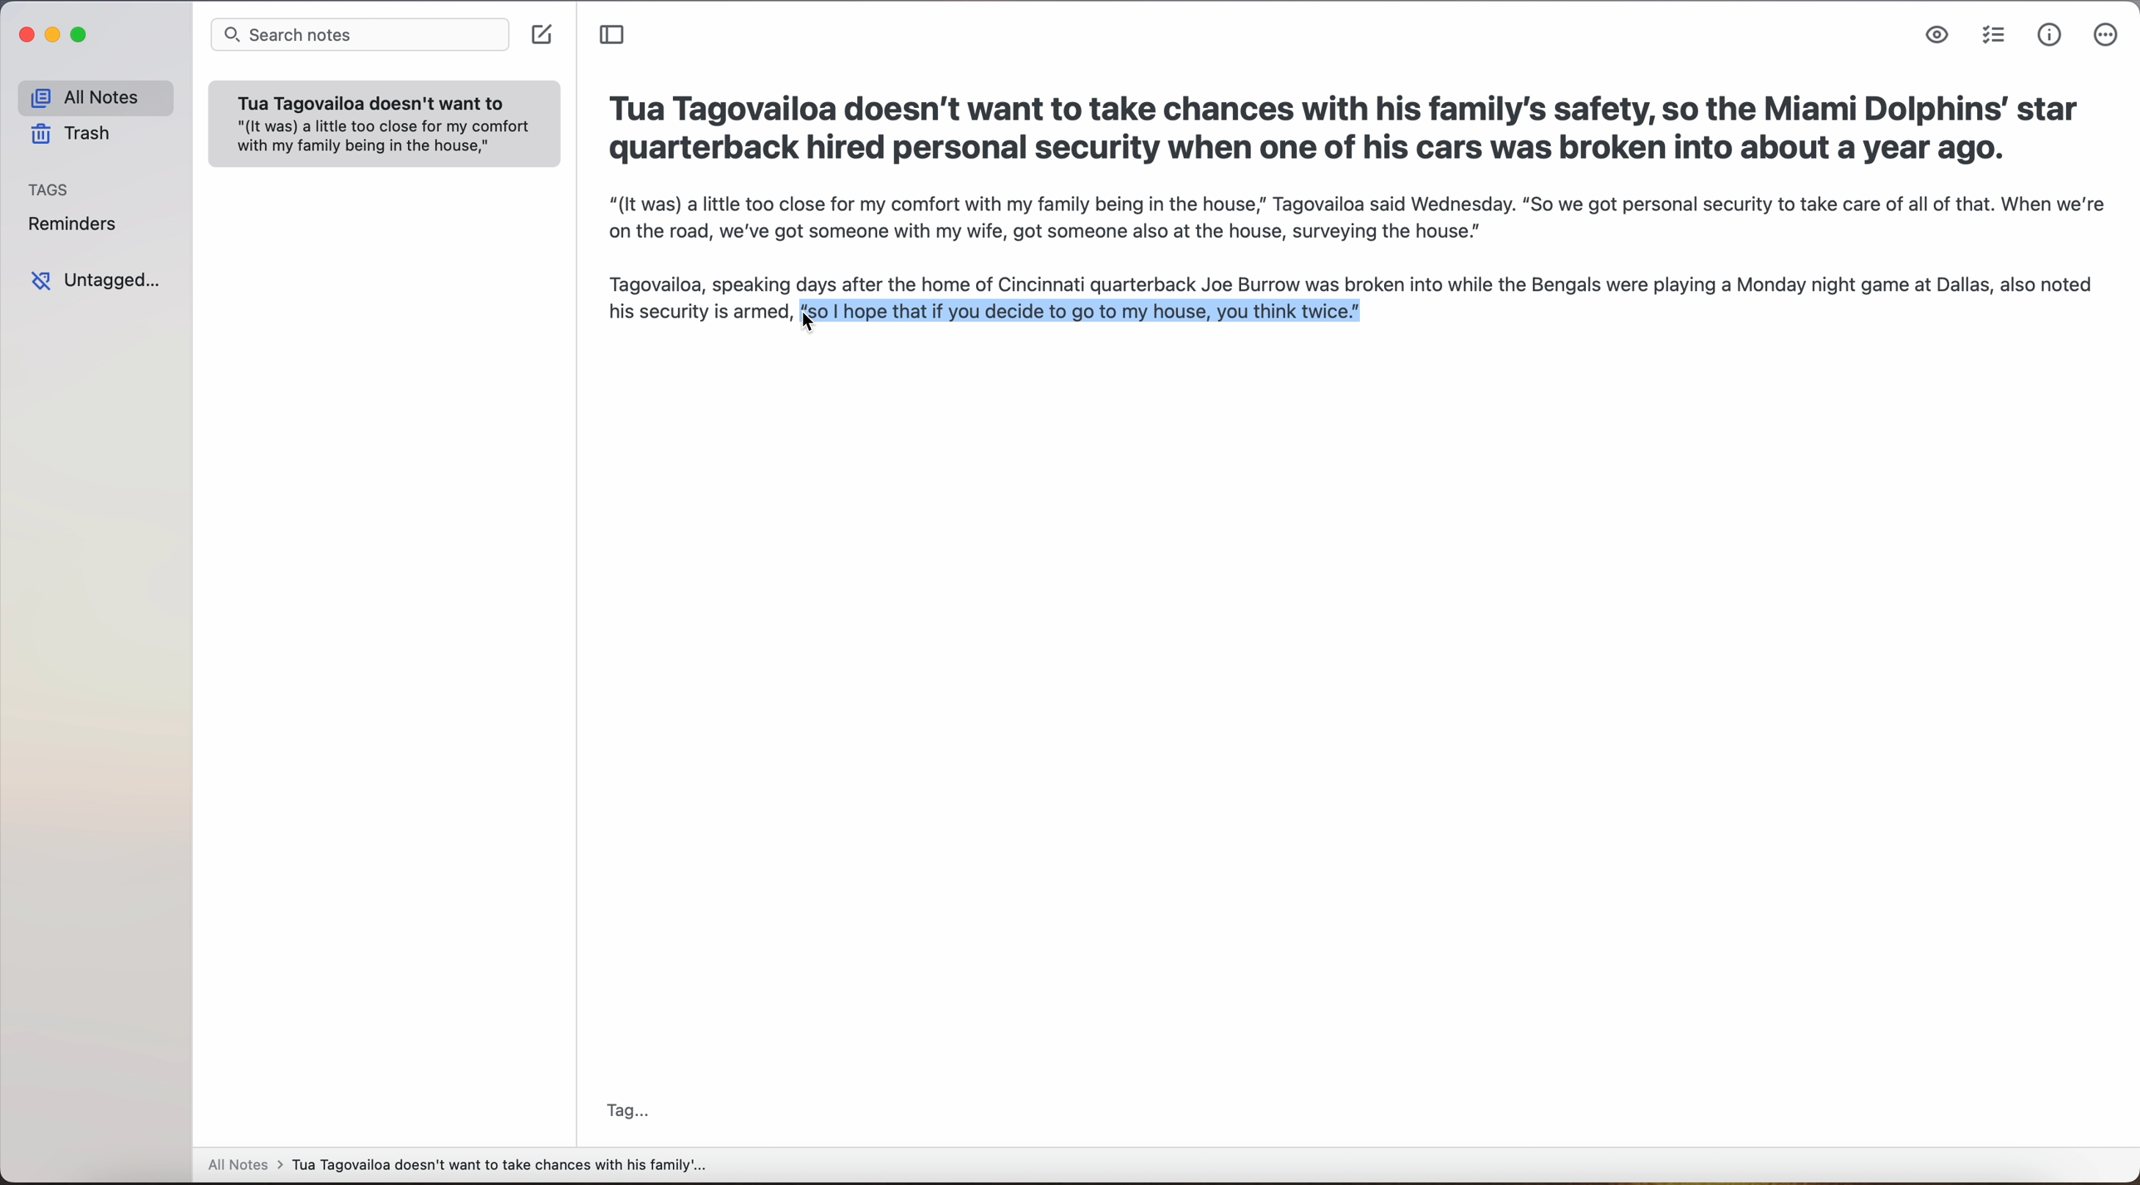  Describe the element at coordinates (55, 41) in the screenshot. I see `minimize` at that location.